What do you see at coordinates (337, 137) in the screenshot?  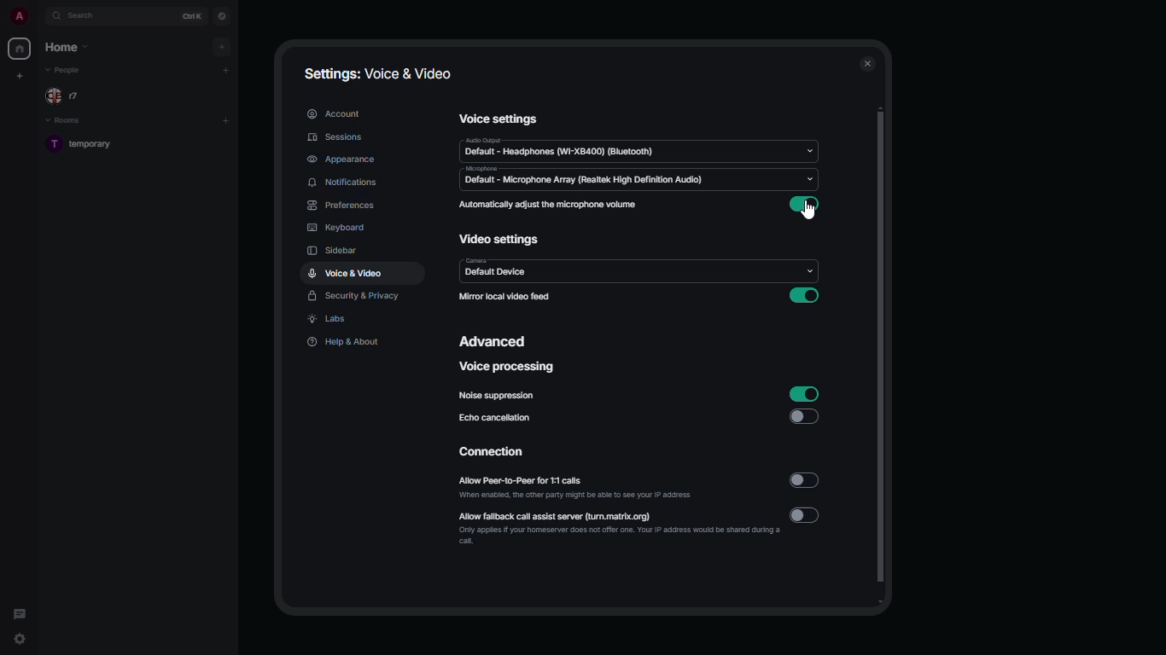 I see `sessions` at bounding box center [337, 137].